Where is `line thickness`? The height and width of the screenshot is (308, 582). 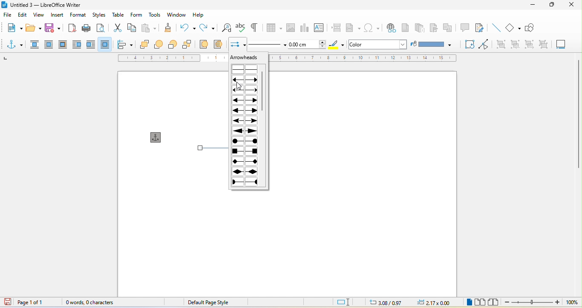
line thickness is located at coordinates (307, 44).